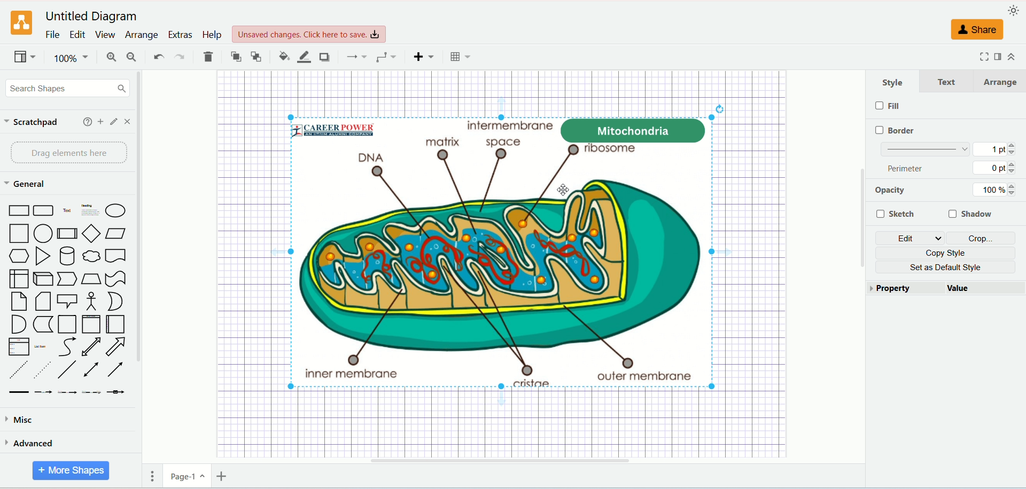 This screenshot has height=489, width=1026. What do you see at coordinates (91, 280) in the screenshot?
I see `Trapezoid` at bounding box center [91, 280].